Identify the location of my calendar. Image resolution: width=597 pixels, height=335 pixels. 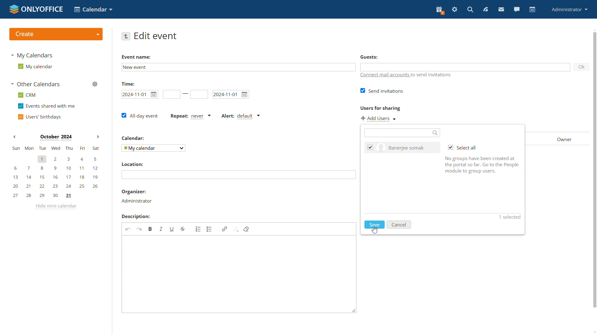
(35, 67).